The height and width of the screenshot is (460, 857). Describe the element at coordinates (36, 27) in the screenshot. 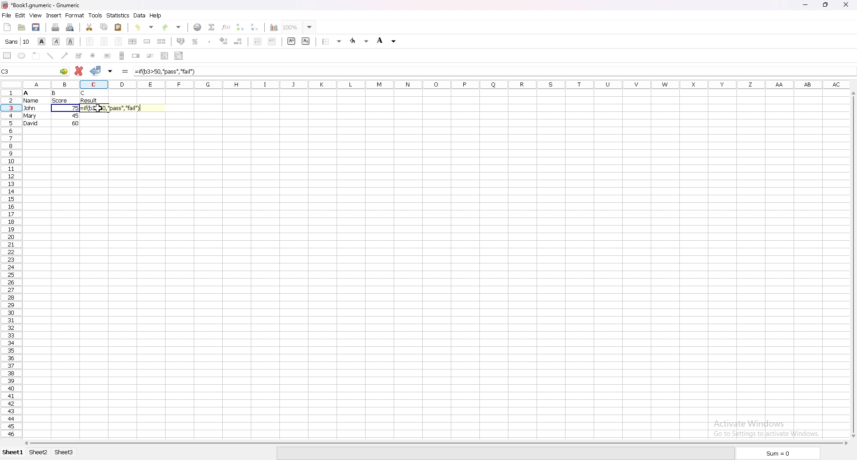

I see `save` at that location.